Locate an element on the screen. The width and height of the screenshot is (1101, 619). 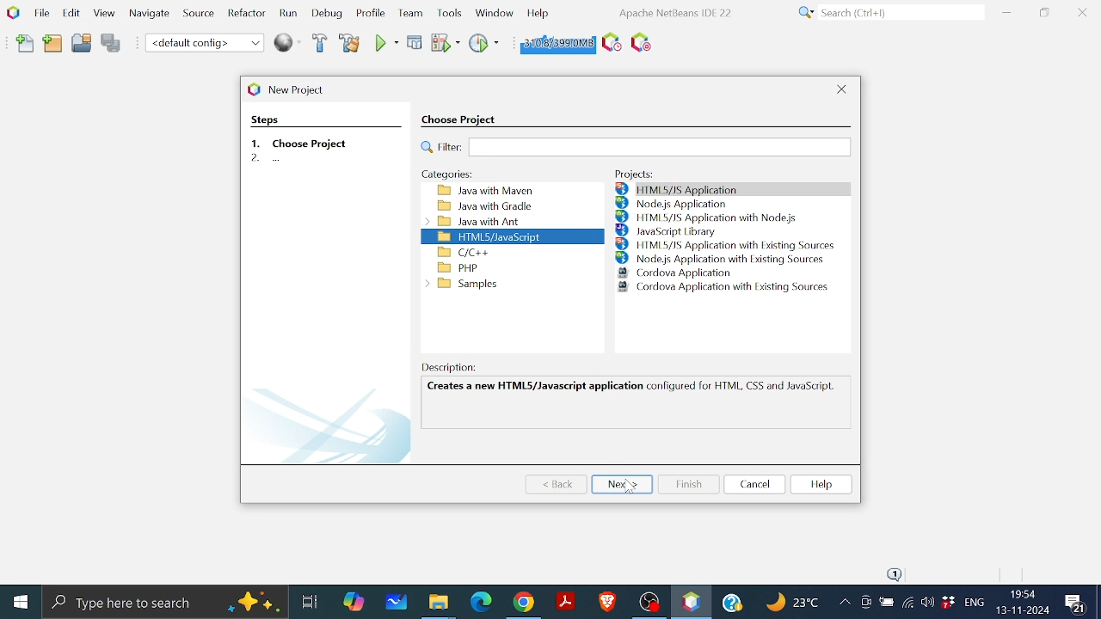
windows is located at coordinates (494, 11).